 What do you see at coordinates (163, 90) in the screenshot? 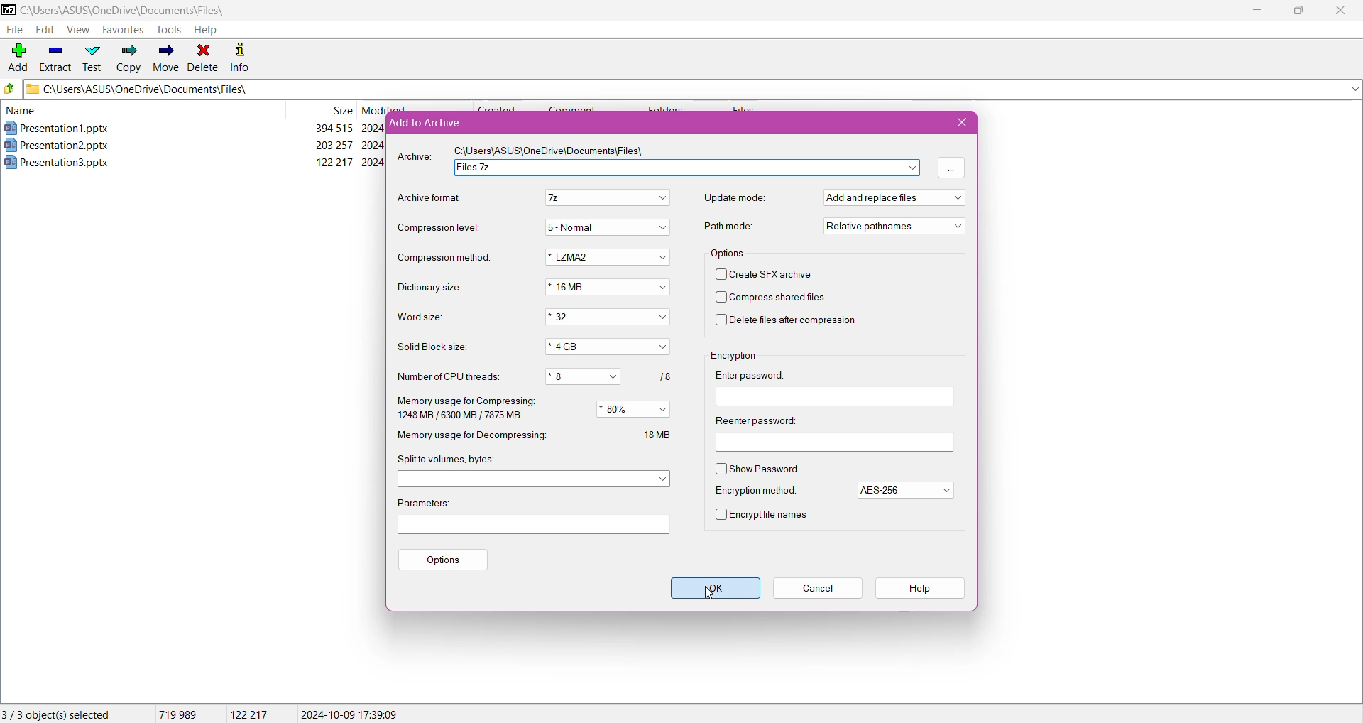
I see `C\Users\ASUS\OneDrive\Documents\Files\` at bounding box center [163, 90].